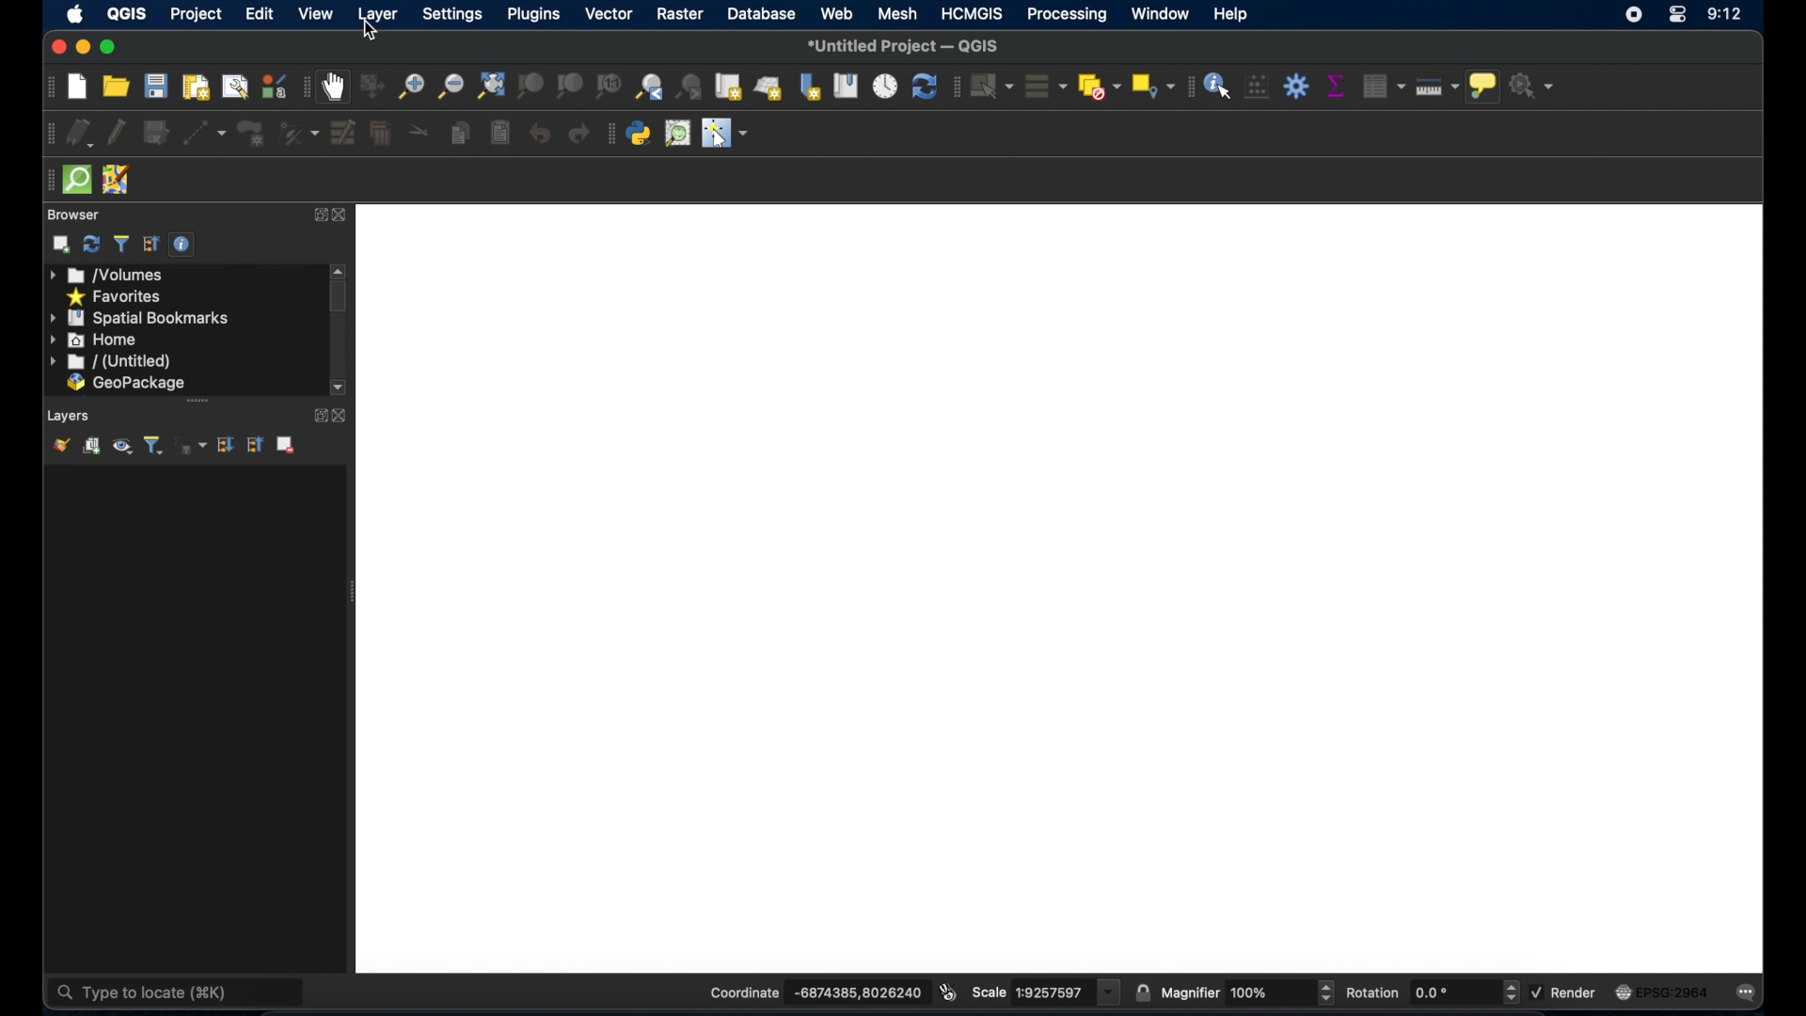  What do you see at coordinates (172, 992) in the screenshot?
I see `type to locate` at bounding box center [172, 992].